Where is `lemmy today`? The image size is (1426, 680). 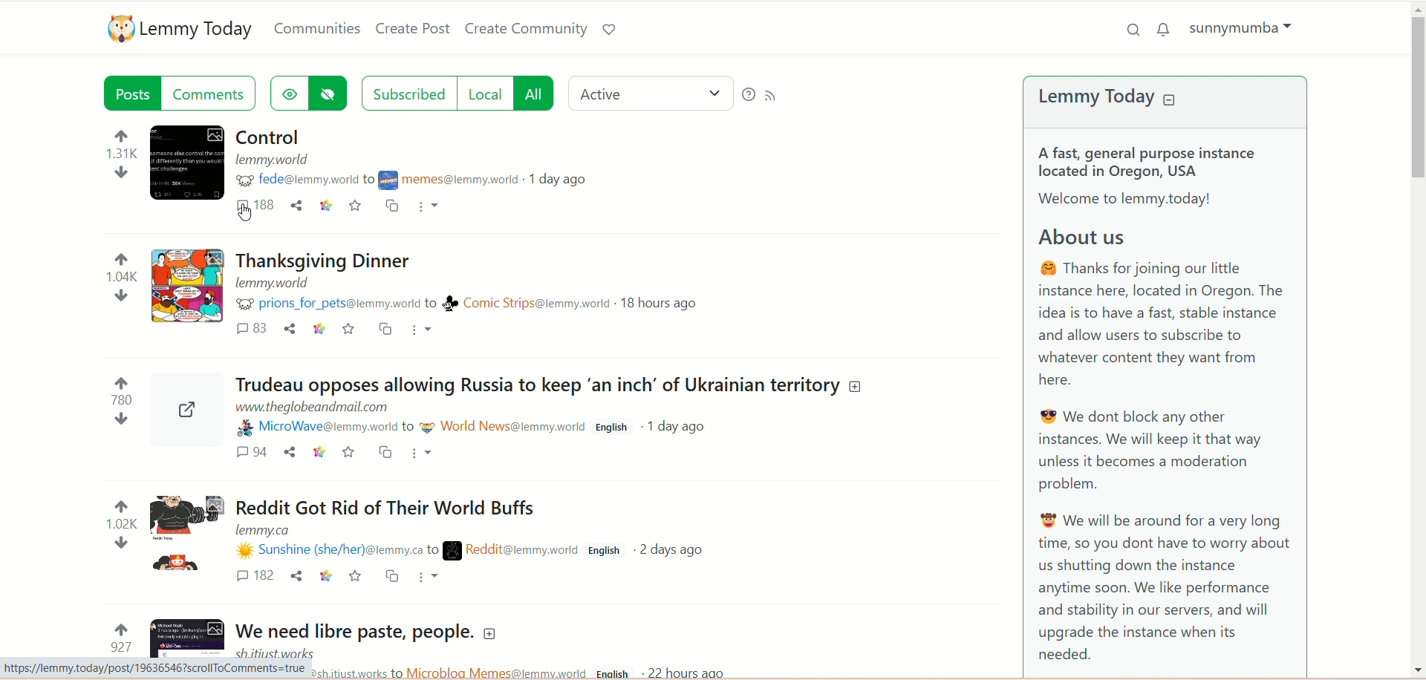
lemmy today is located at coordinates (1125, 98).